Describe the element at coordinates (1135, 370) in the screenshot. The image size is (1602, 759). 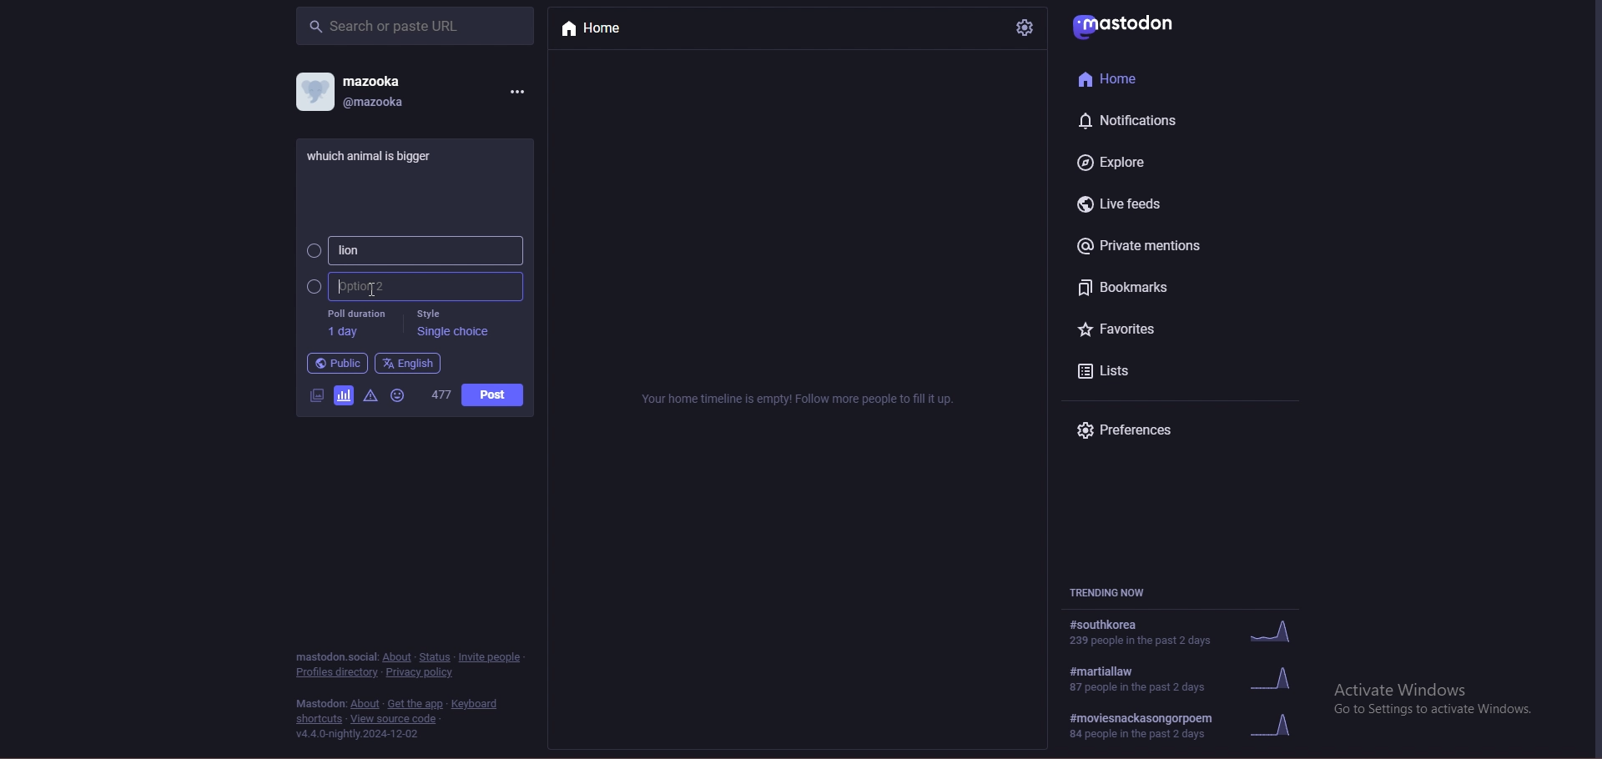
I see `lists` at that location.